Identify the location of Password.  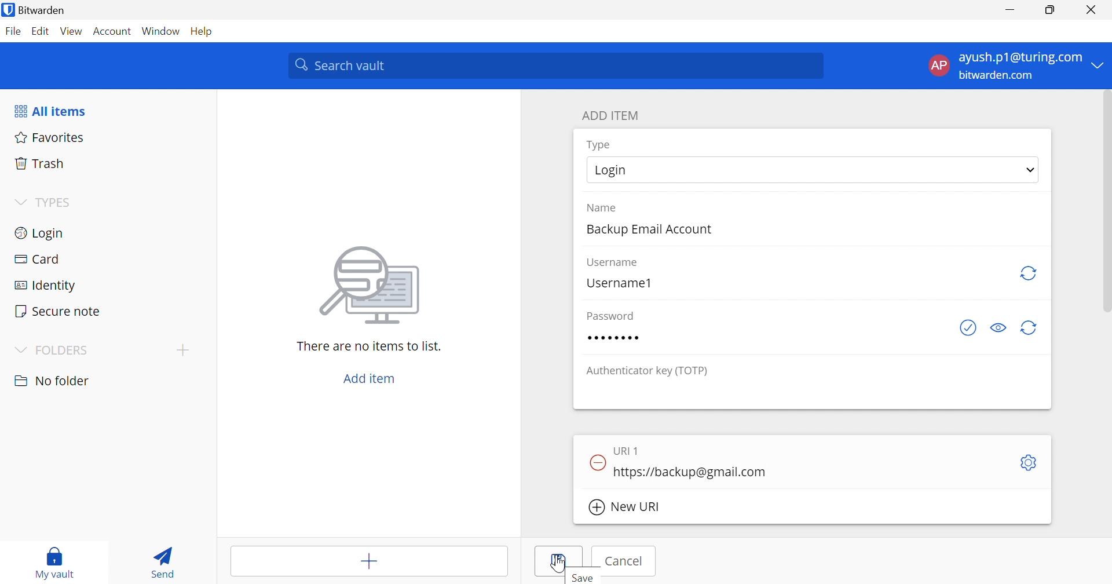
(610, 314).